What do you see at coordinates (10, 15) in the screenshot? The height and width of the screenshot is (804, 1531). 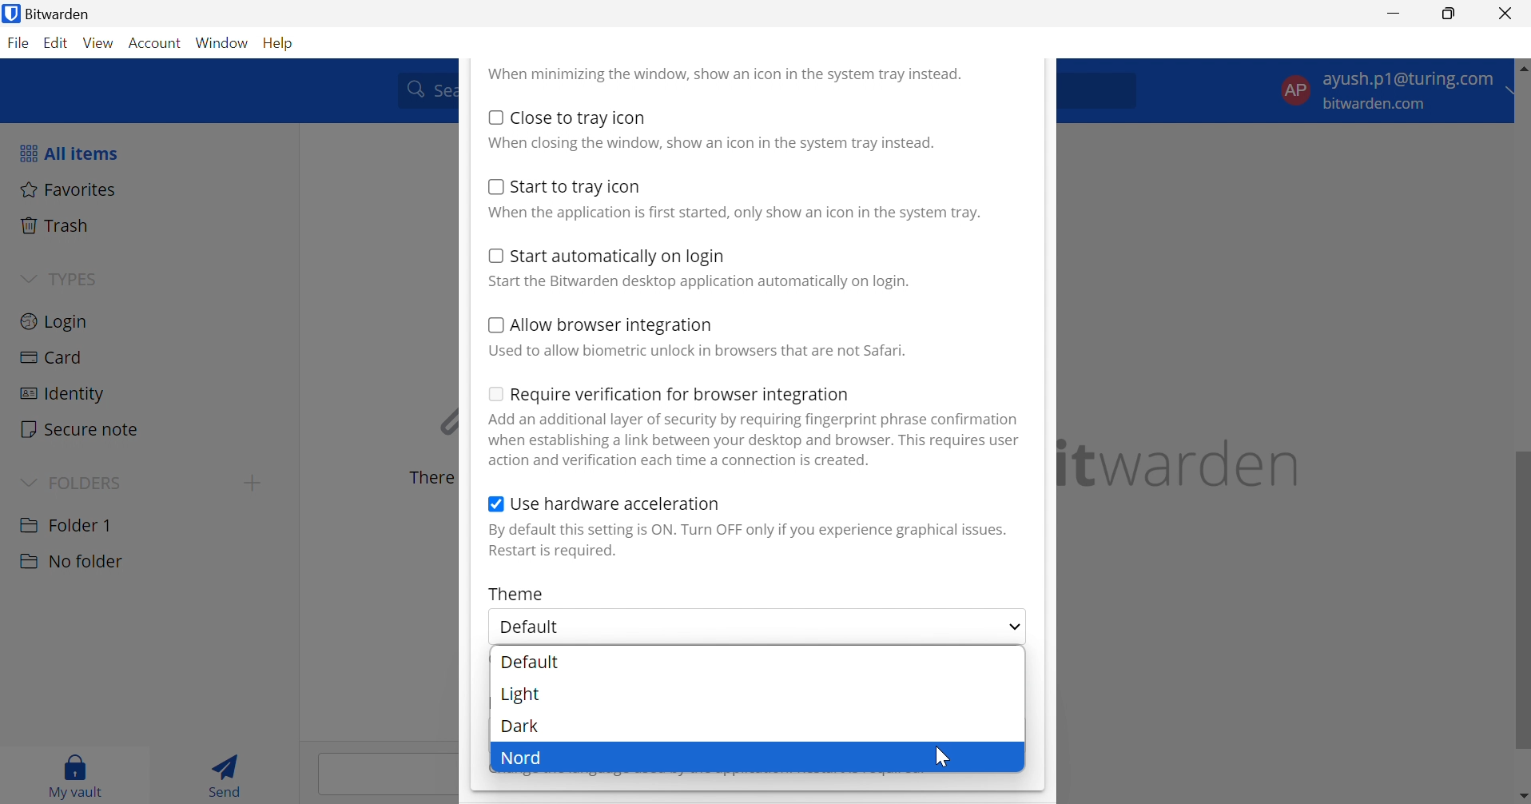 I see `bitwarden logo` at bounding box center [10, 15].